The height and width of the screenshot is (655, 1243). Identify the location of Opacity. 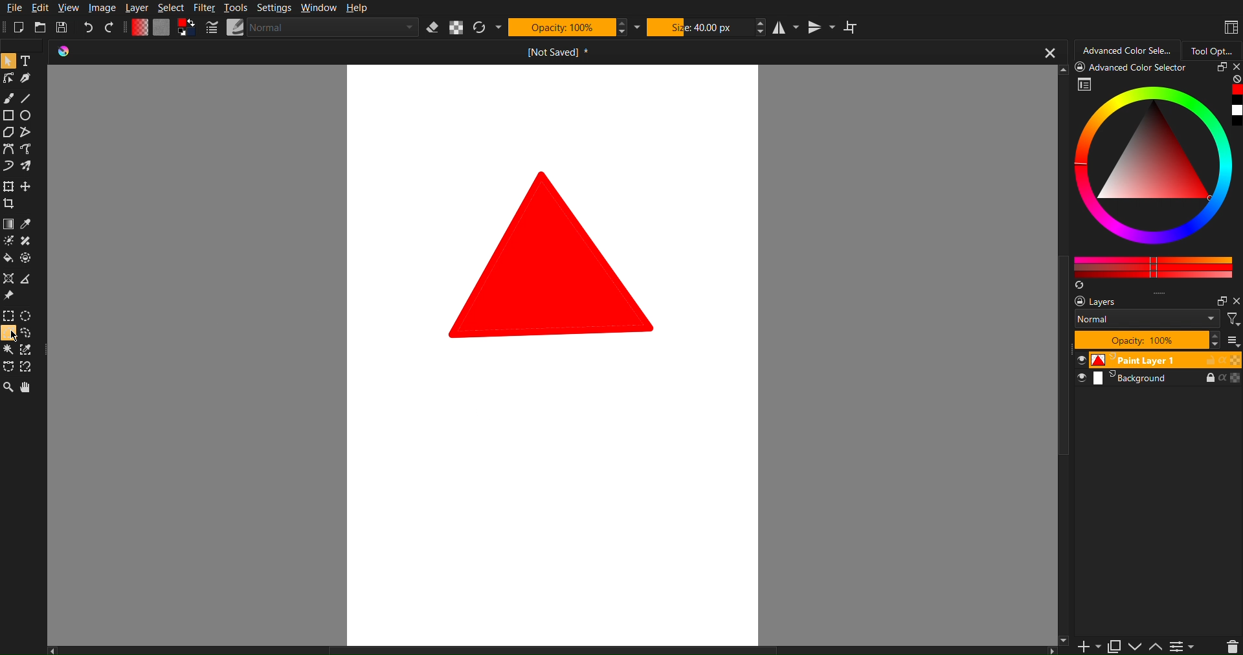
(563, 28).